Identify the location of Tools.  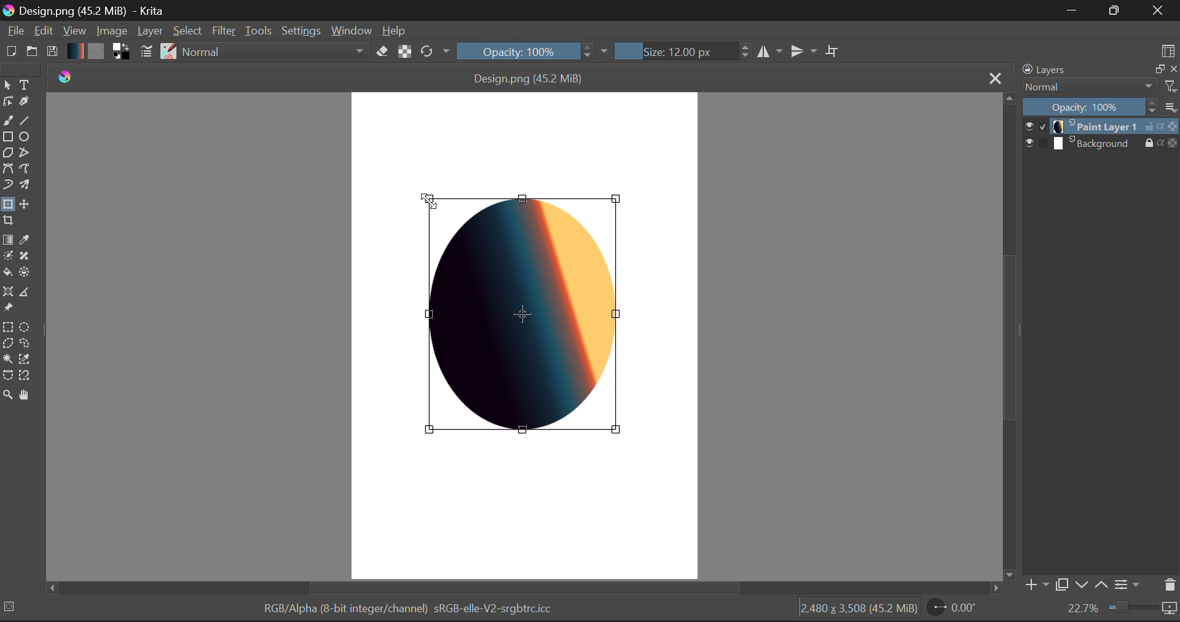
(258, 30).